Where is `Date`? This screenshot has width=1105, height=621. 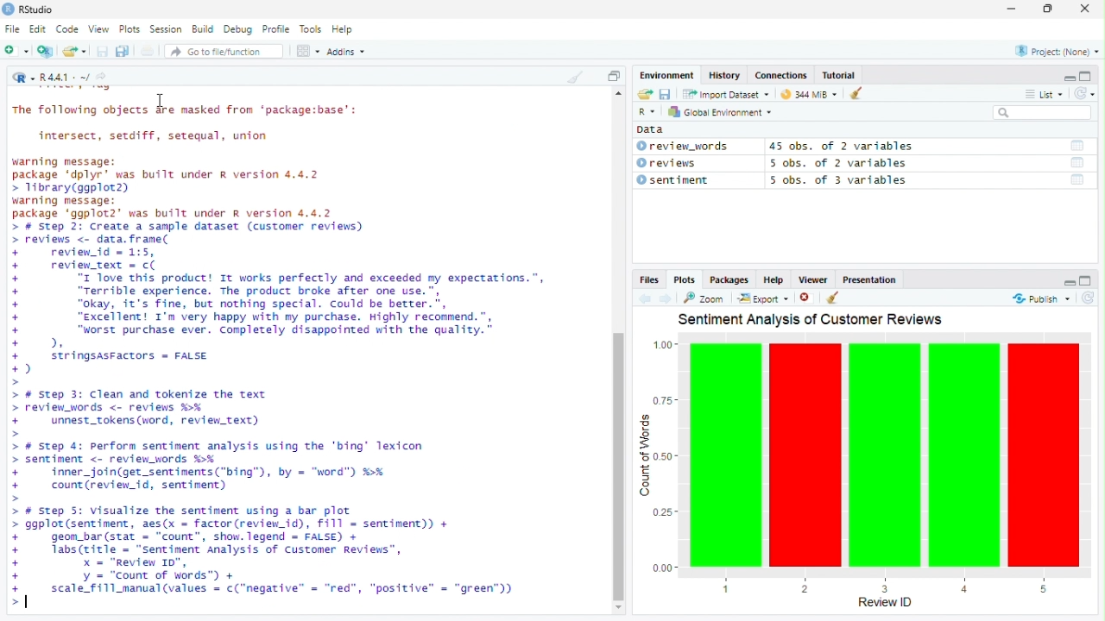 Date is located at coordinates (1080, 182).